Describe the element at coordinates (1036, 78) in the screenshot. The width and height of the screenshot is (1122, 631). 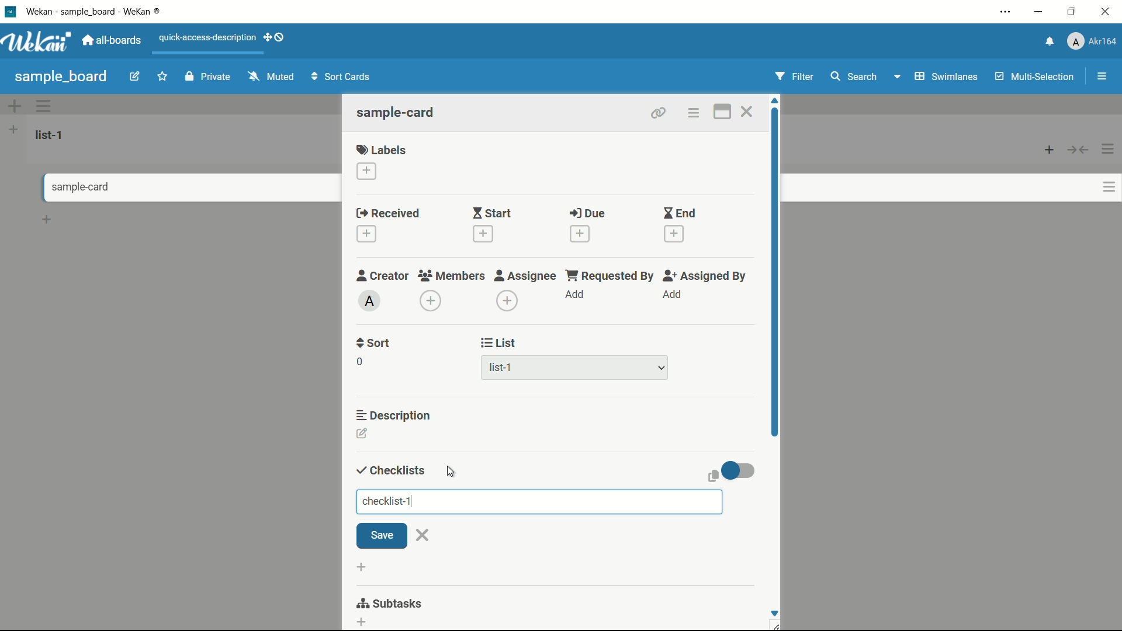
I see `multi selection` at that location.